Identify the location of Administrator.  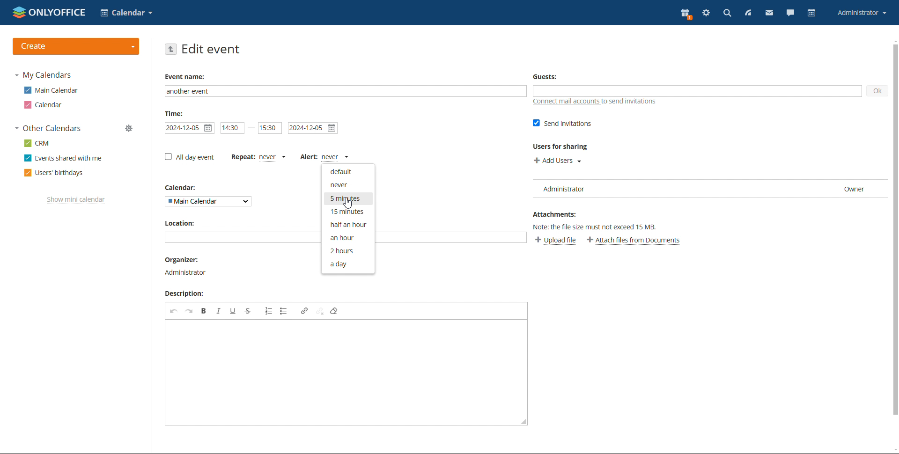
(187, 272).